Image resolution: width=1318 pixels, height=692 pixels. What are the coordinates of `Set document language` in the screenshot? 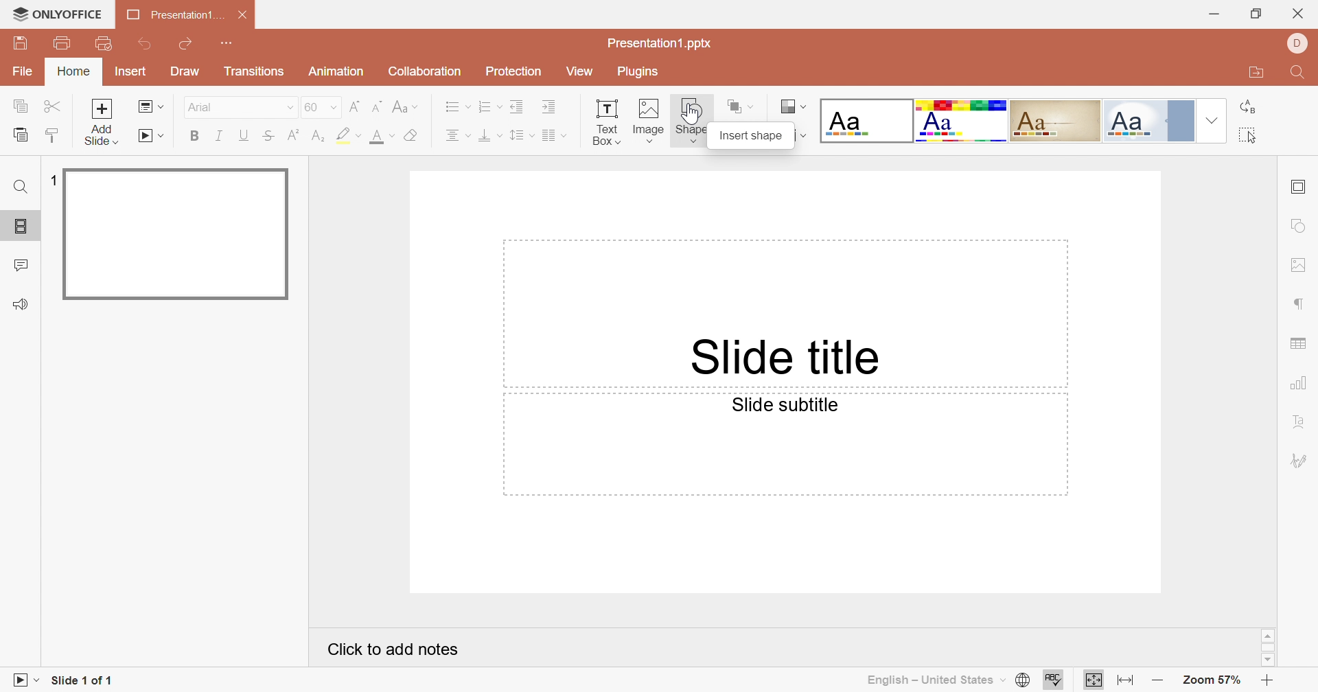 It's located at (1024, 681).